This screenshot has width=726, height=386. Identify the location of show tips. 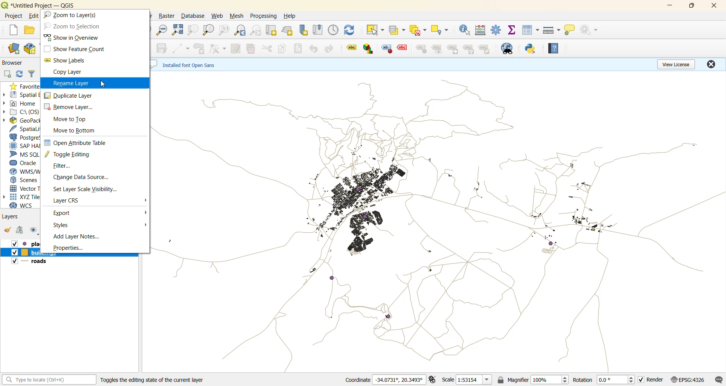
(571, 31).